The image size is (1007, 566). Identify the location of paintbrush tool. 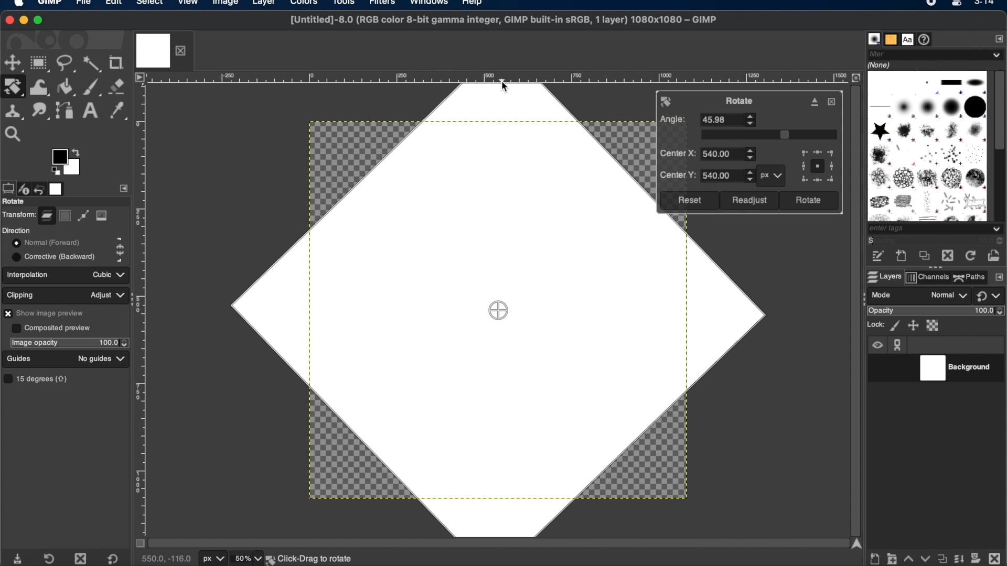
(93, 86).